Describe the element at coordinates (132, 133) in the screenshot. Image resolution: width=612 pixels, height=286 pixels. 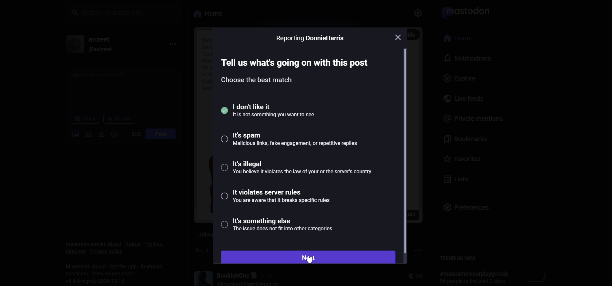
I see `500` at that location.